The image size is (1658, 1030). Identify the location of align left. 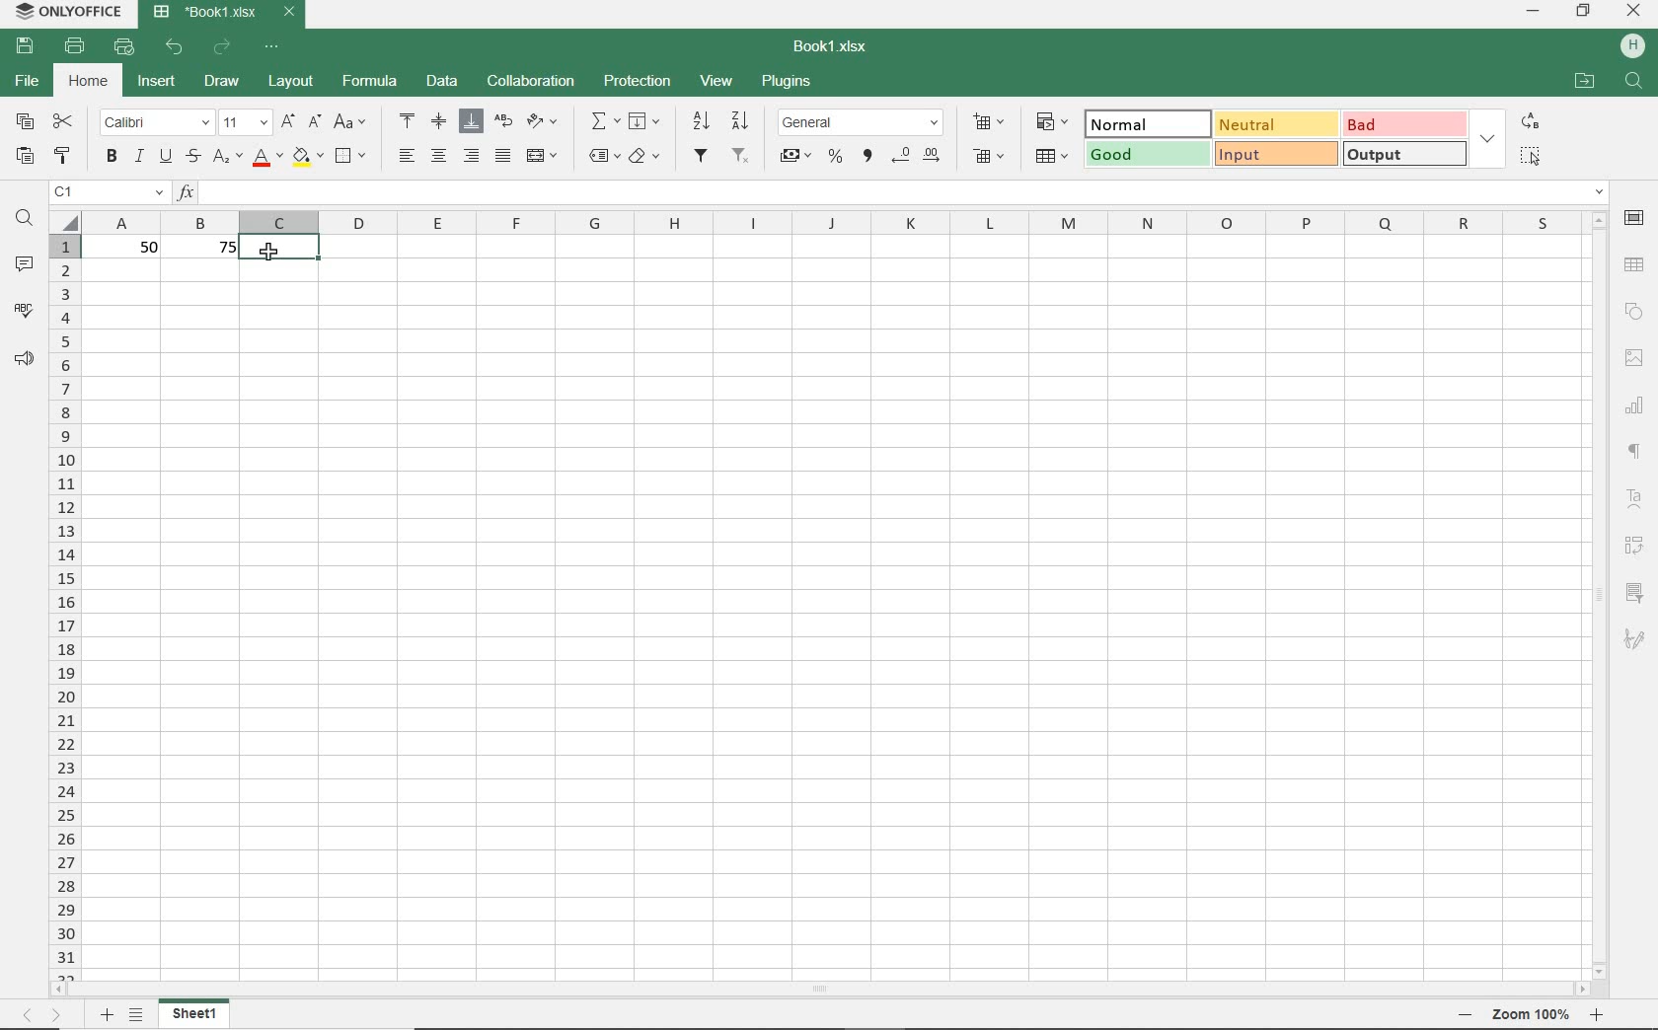
(406, 155).